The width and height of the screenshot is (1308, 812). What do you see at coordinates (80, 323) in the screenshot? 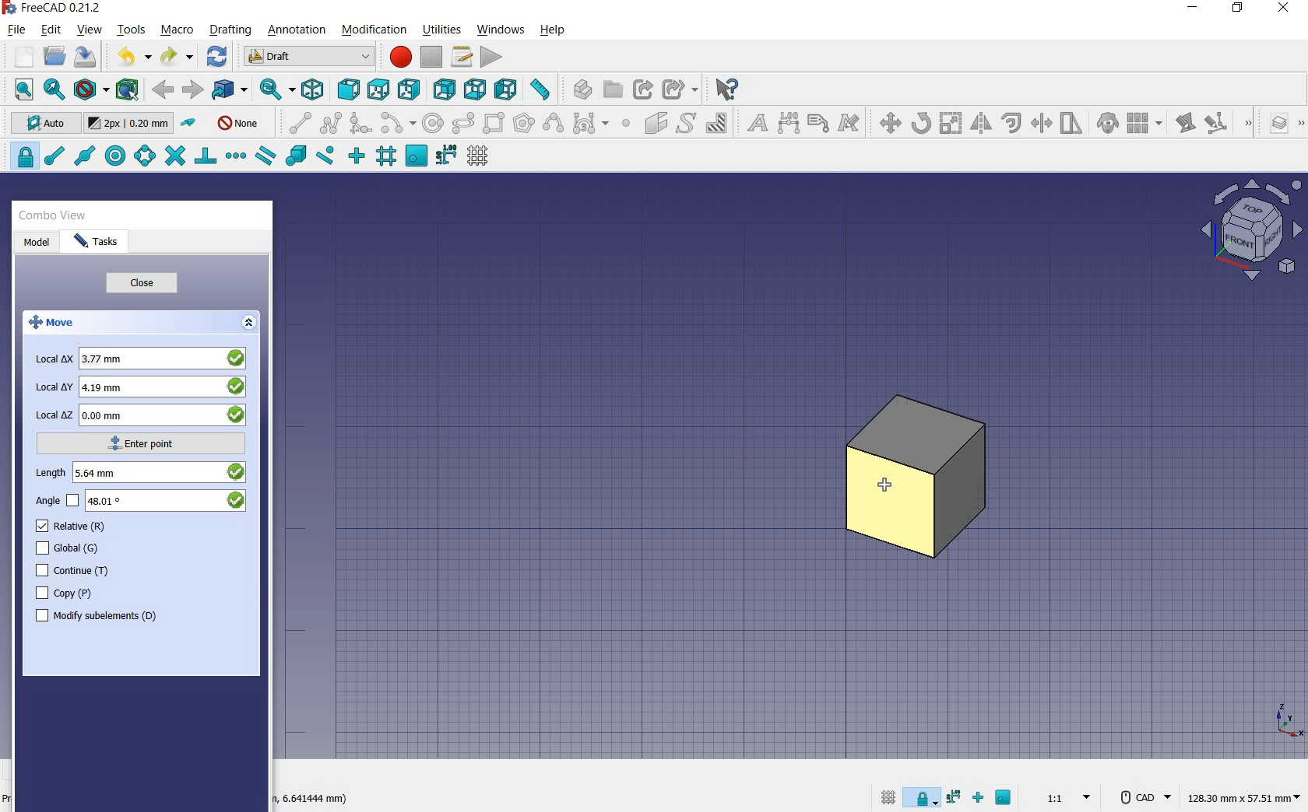
I see `move` at bounding box center [80, 323].